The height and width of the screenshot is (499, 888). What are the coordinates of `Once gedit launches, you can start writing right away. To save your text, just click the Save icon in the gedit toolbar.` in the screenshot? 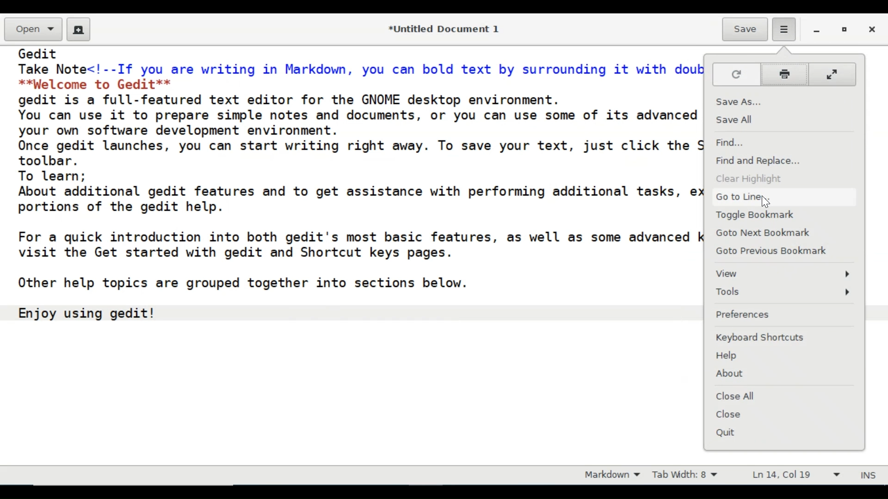 It's located at (363, 153).